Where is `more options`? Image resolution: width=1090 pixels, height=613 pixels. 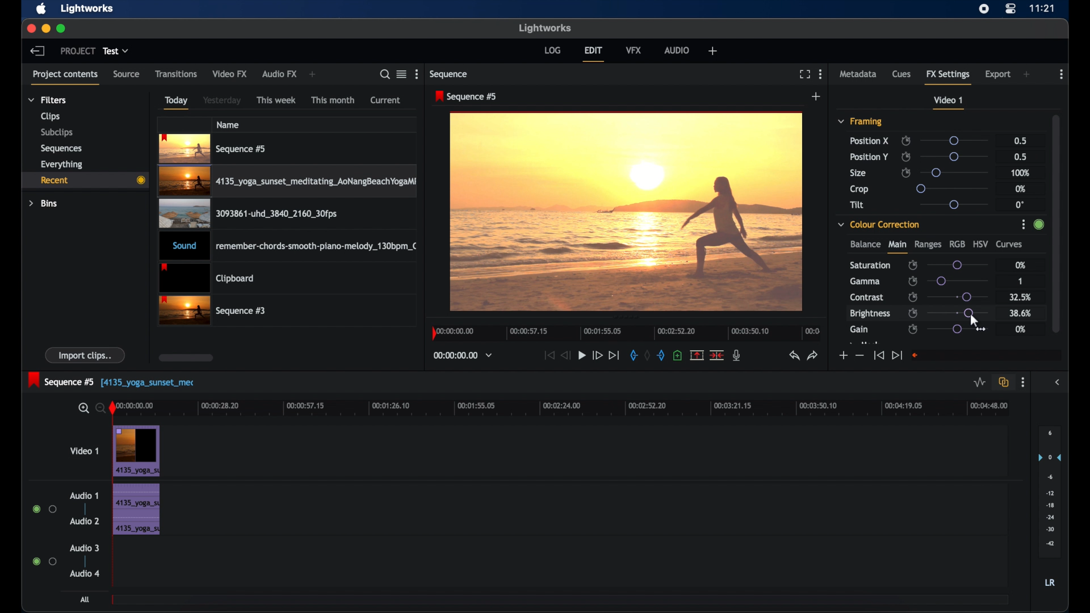
more options is located at coordinates (1062, 74).